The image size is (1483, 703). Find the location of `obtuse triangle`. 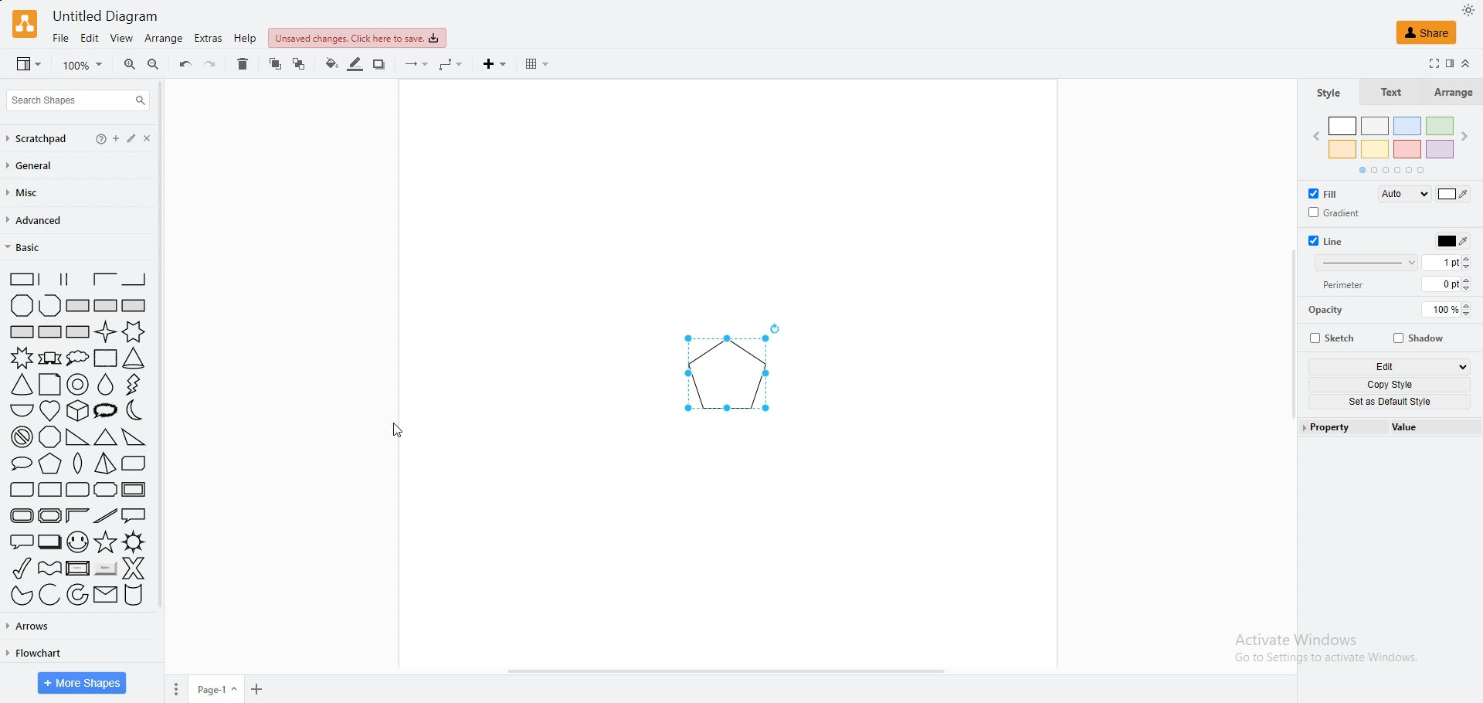

obtuse triangle is located at coordinates (134, 436).